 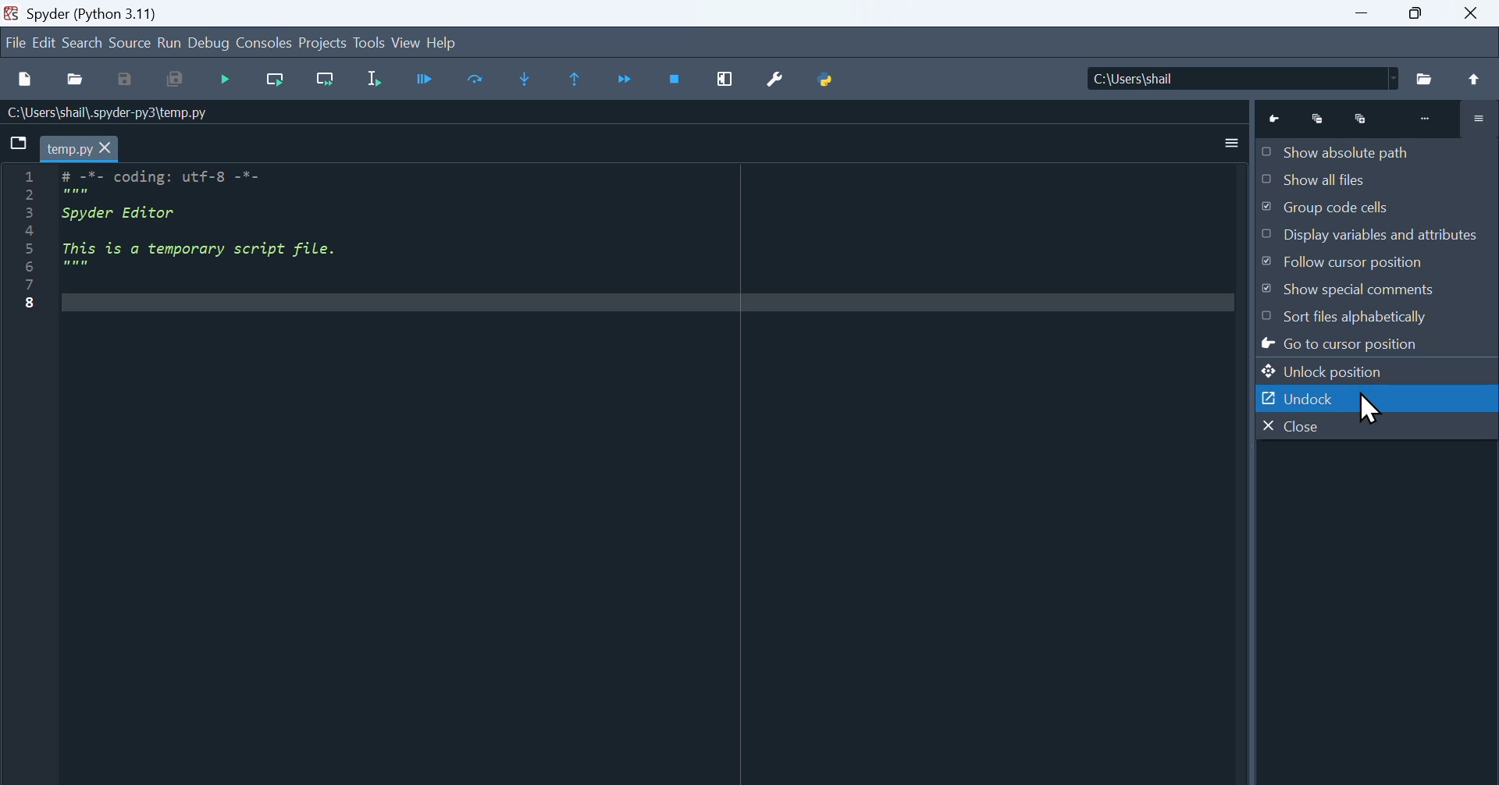 What do you see at coordinates (276, 80) in the screenshot?
I see `Run current cell` at bounding box center [276, 80].